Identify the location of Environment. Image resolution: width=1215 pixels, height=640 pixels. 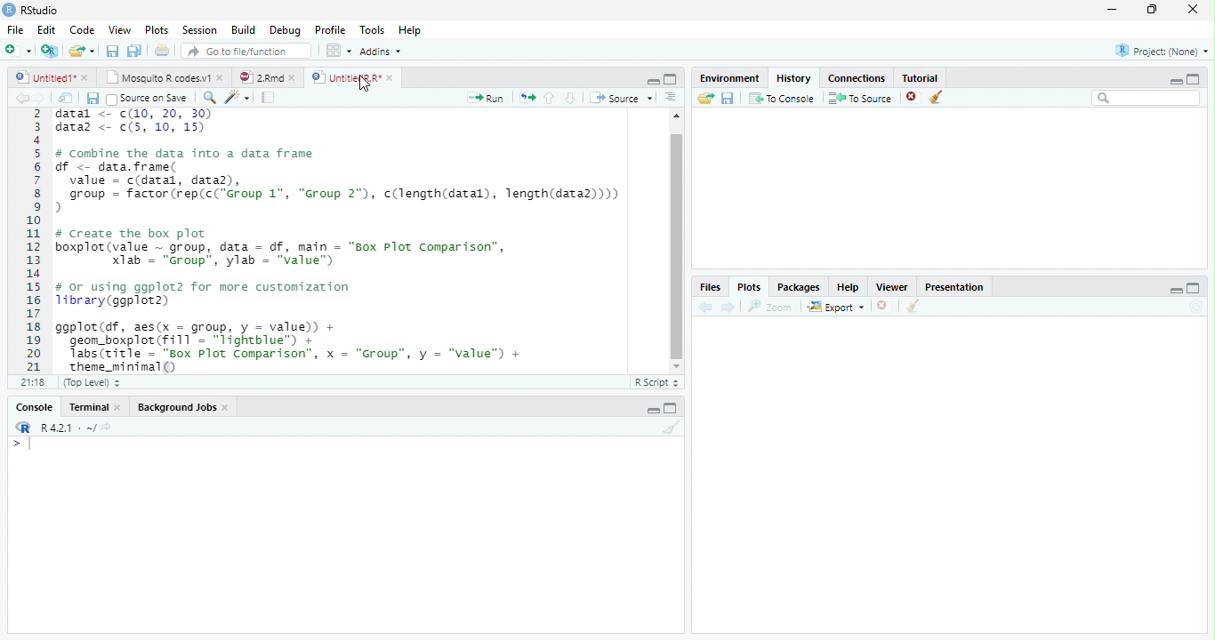
(730, 78).